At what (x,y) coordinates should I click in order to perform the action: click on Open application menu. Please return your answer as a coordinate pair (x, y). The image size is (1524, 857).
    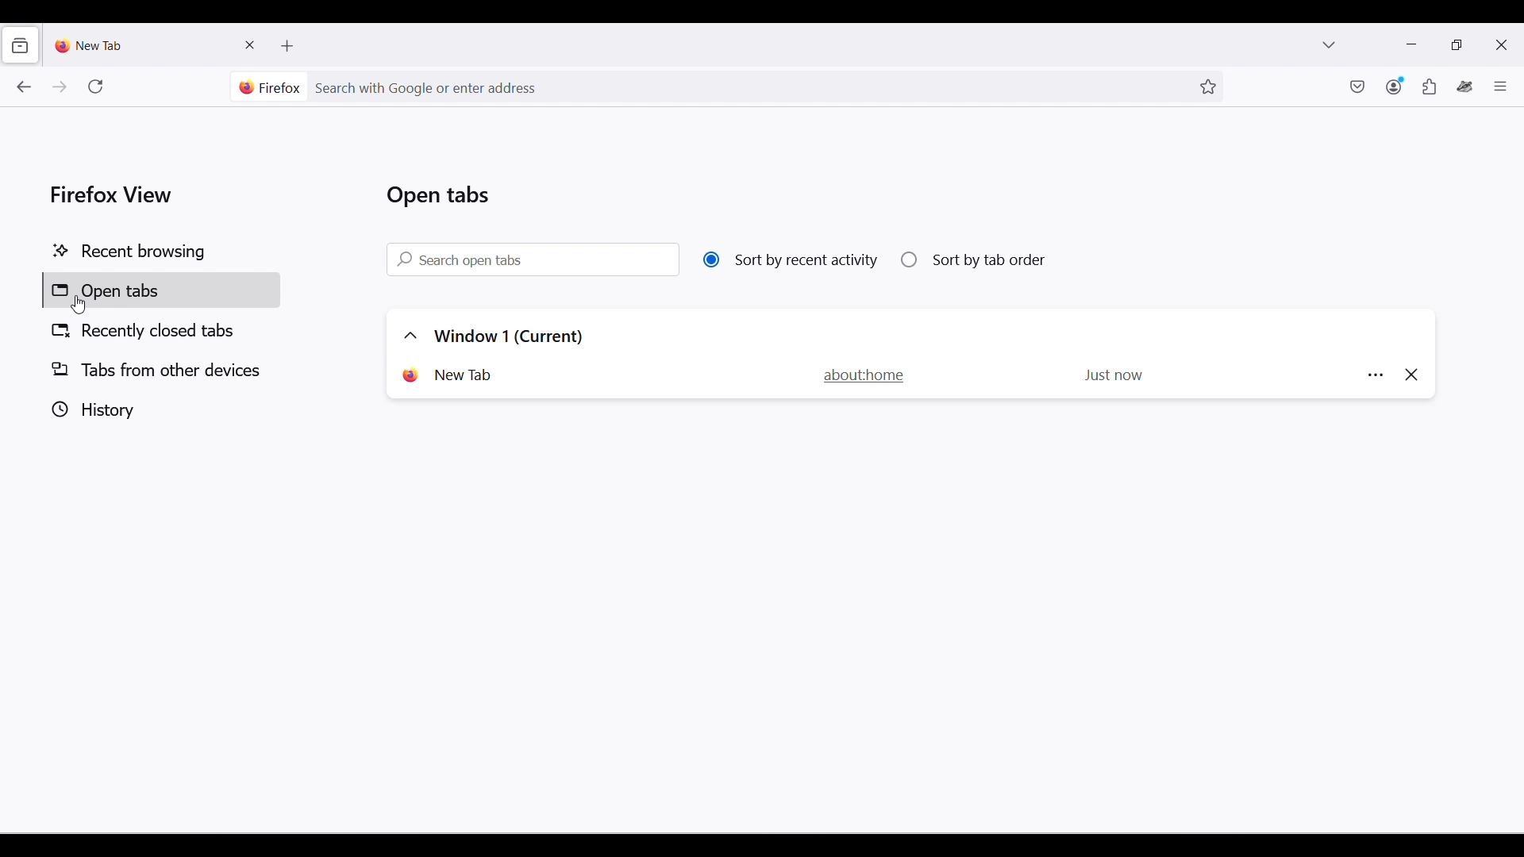
    Looking at the image, I should click on (1500, 86).